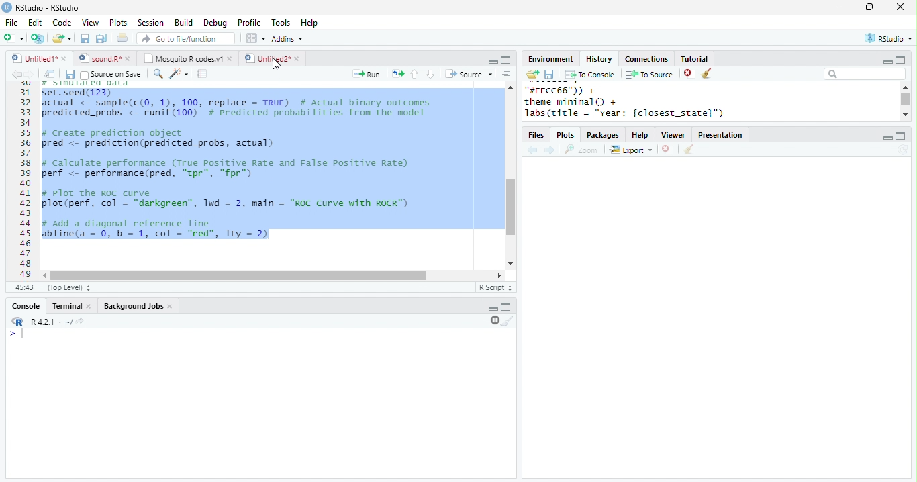 The image size is (917, 482). I want to click on back, so click(532, 151).